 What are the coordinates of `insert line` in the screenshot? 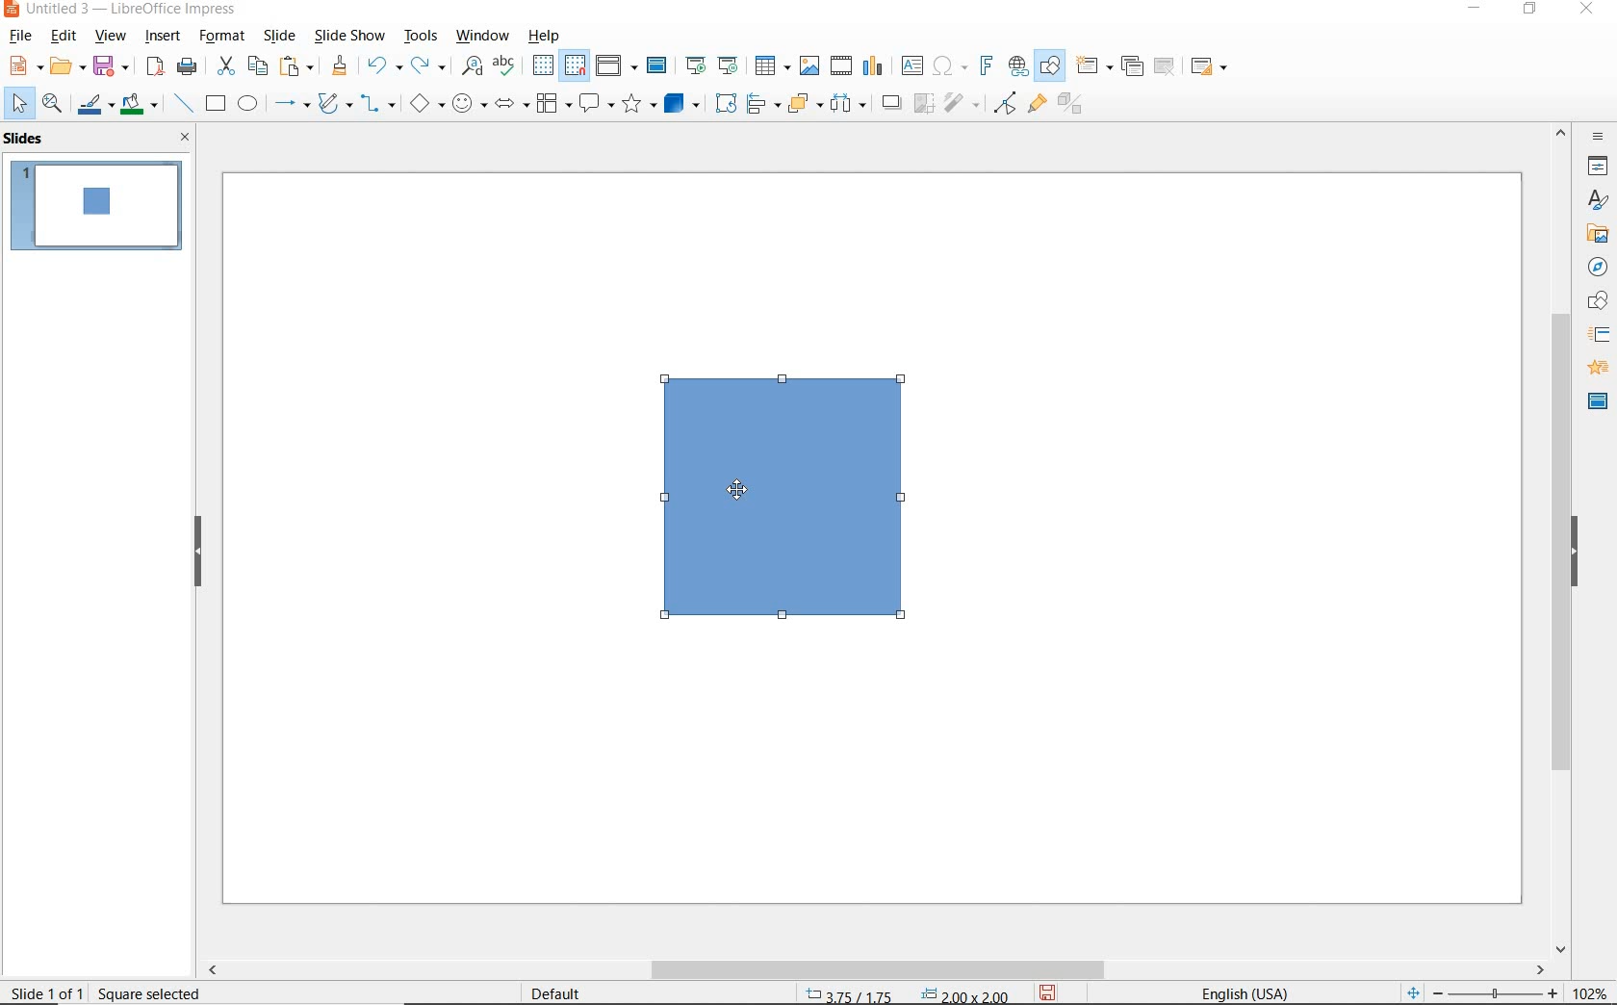 It's located at (183, 104).